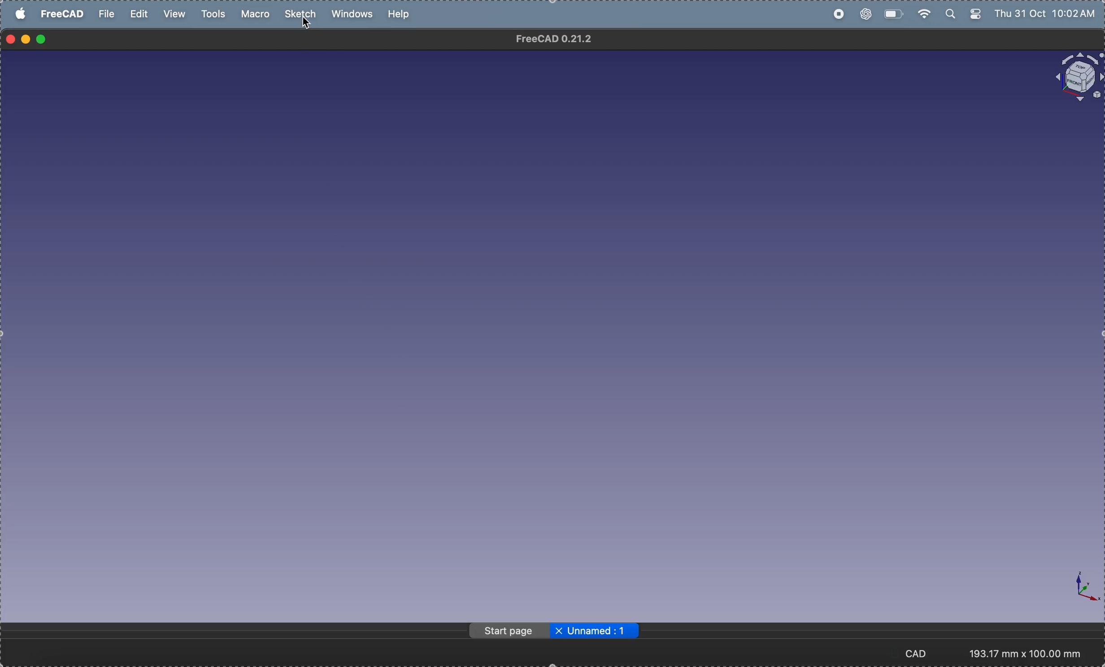  I want to click on closing window, so click(11, 39).